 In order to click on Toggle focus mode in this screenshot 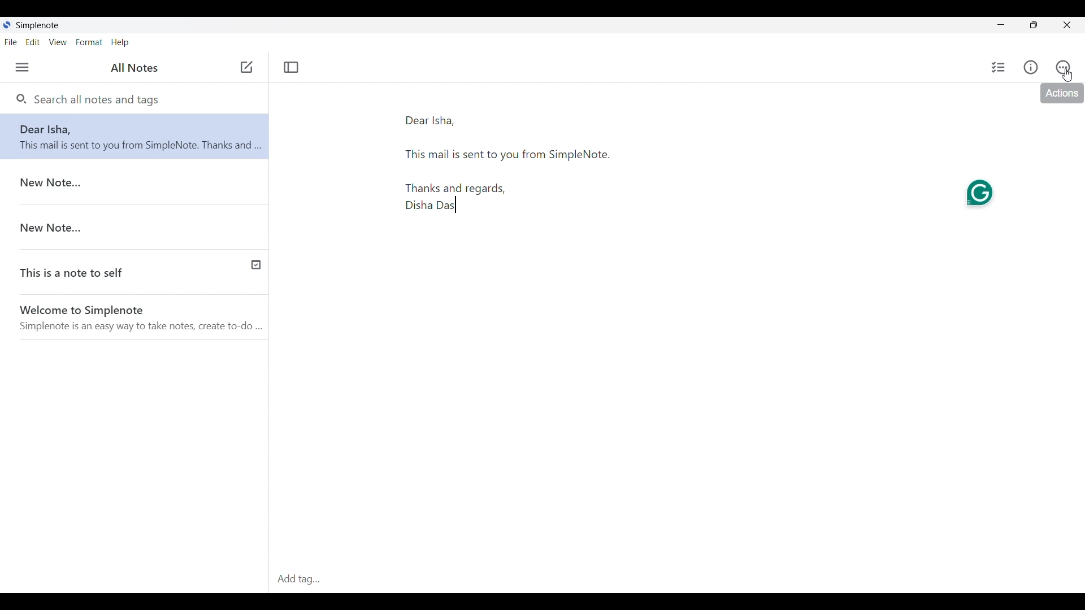, I will do `click(291, 67)`.